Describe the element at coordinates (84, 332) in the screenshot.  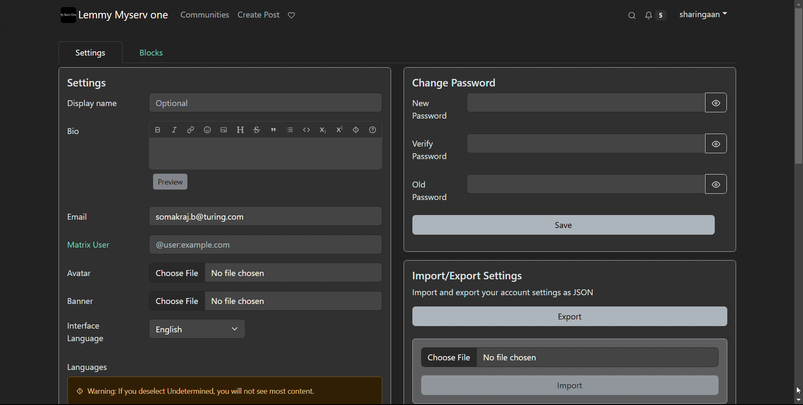
I see `Interface
[ELIE]` at that location.